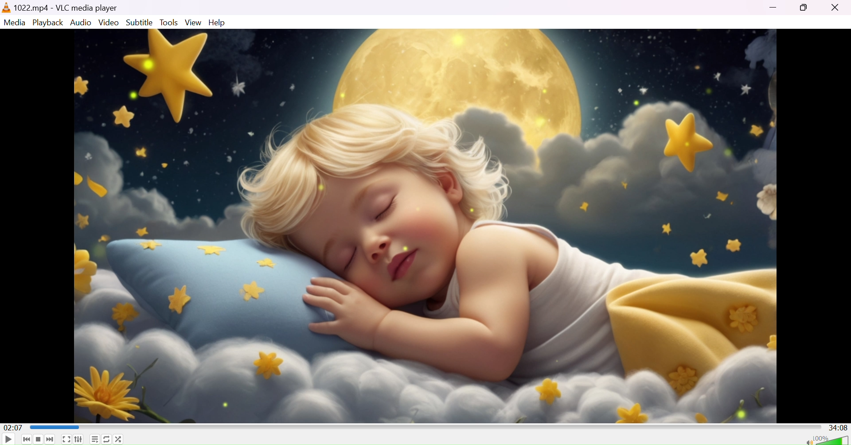 The image size is (851, 445). What do you see at coordinates (808, 442) in the screenshot?
I see `Mute` at bounding box center [808, 442].